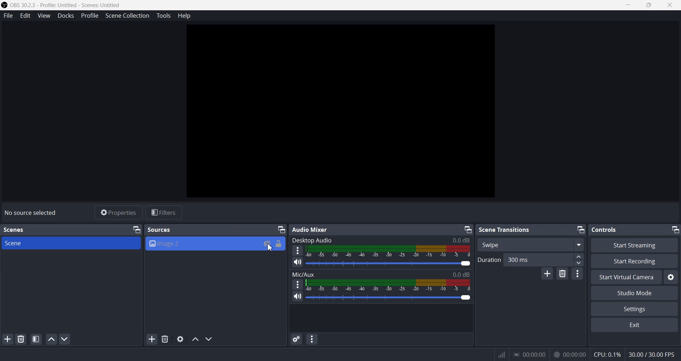  What do you see at coordinates (165, 339) in the screenshot?
I see `Remove selected sources` at bounding box center [165, 339].